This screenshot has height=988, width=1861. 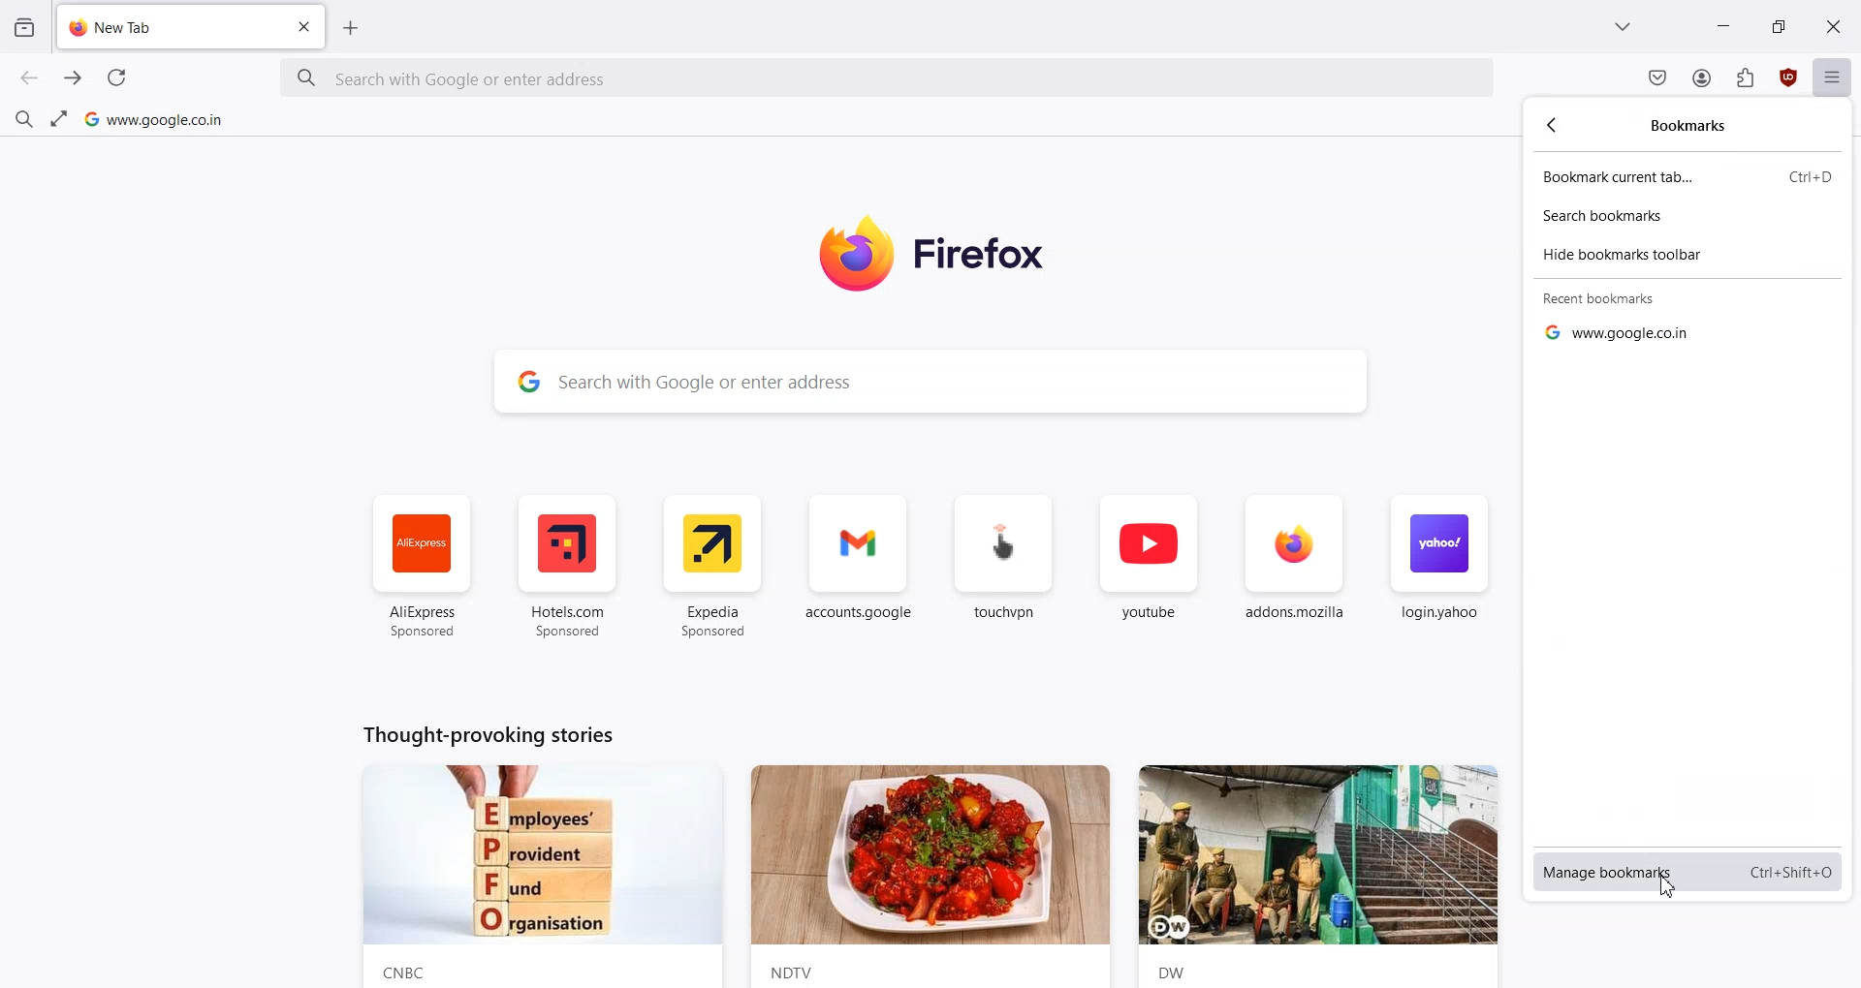 What do you see at coordinates (1624, 26) in the screenshot?
I see `List all tab` at bounding box center [1624, 26].